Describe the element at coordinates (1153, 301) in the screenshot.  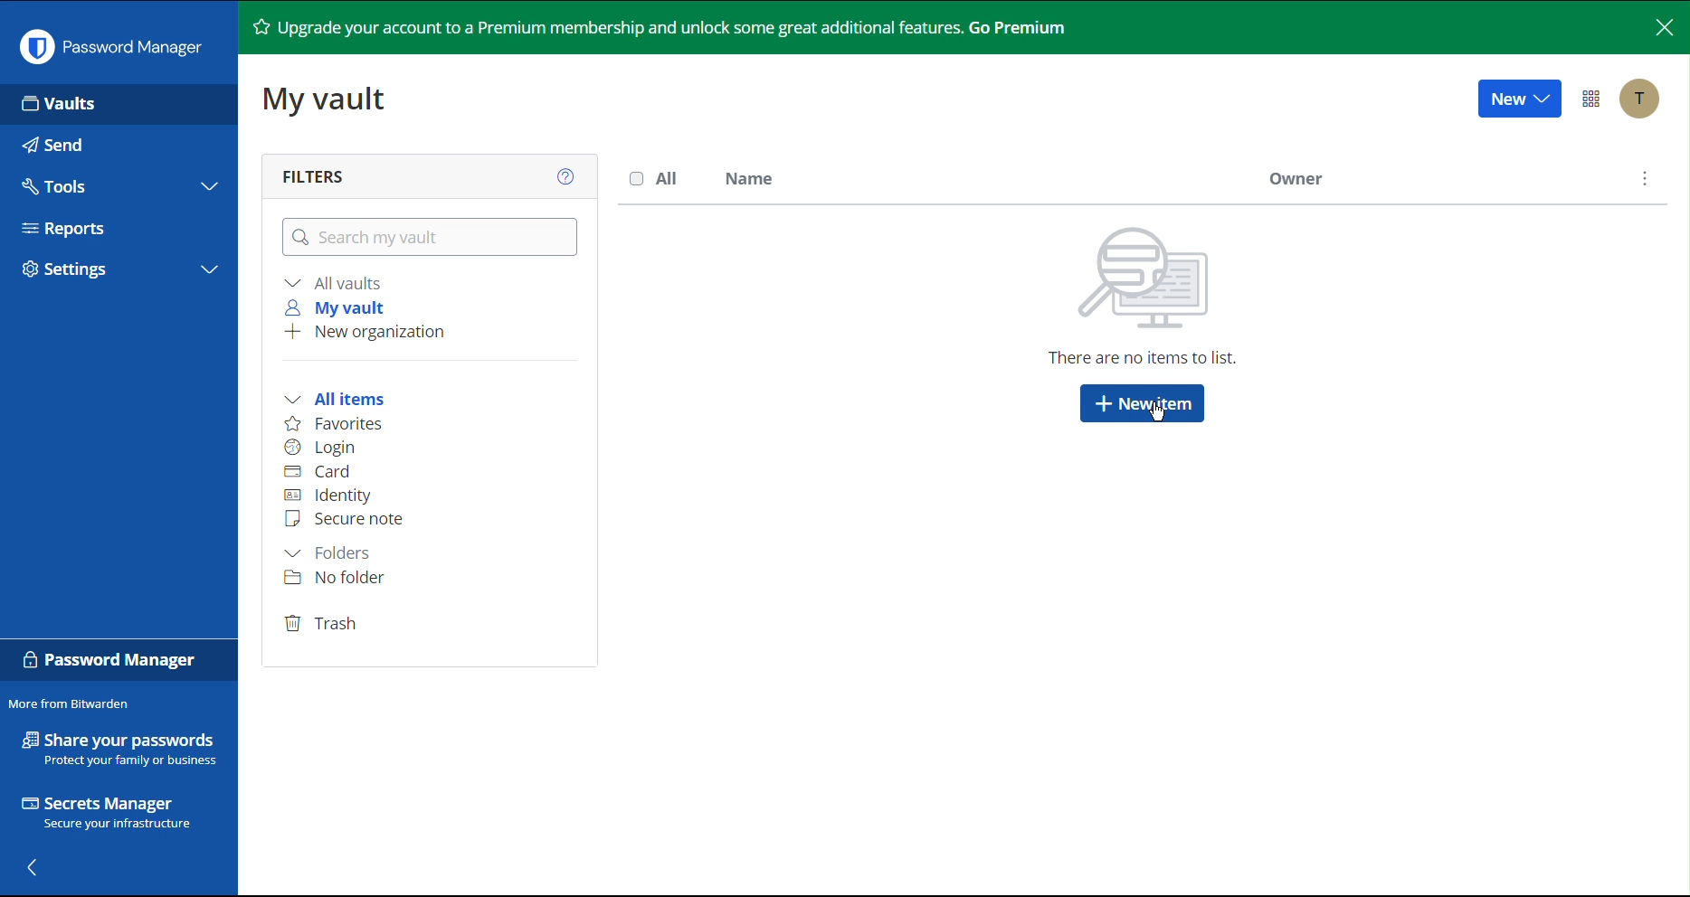
I see `There are no items to list` at that location.